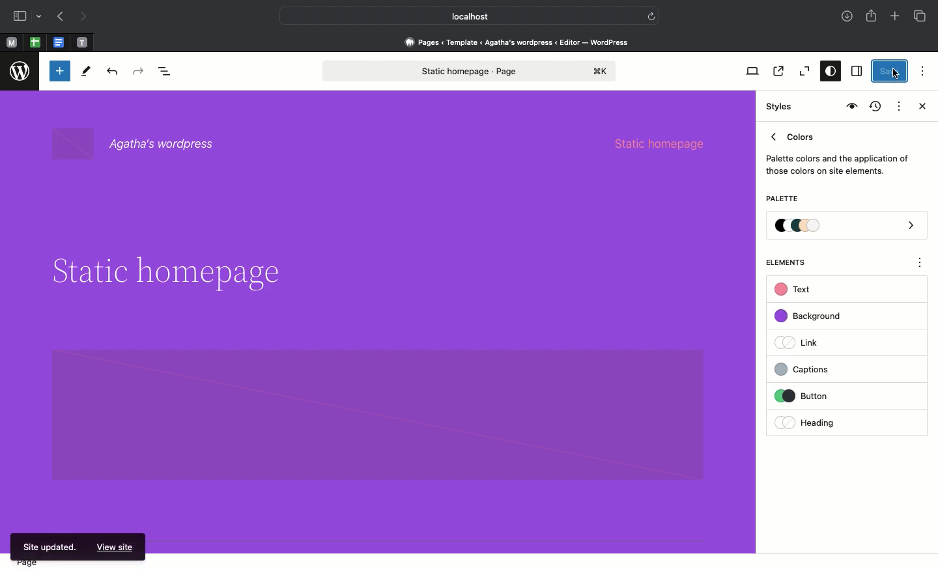 Image resolution: width=938 pixels, height=569 pixels. Describe the element at coordinates (795, 290) in the screenshot. I see `Text` at that location.